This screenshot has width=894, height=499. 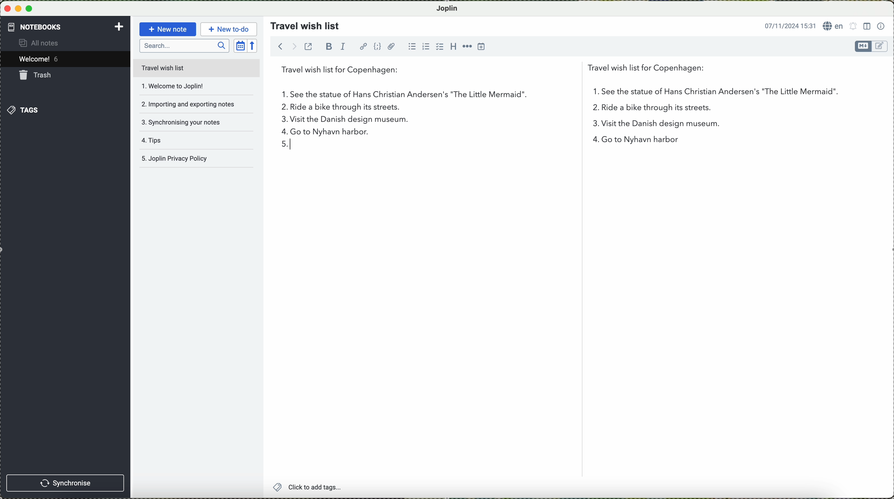 What do you see at coordinates (7, 9) in the screenshot?
I see `close` at bounding box center [7, 9].